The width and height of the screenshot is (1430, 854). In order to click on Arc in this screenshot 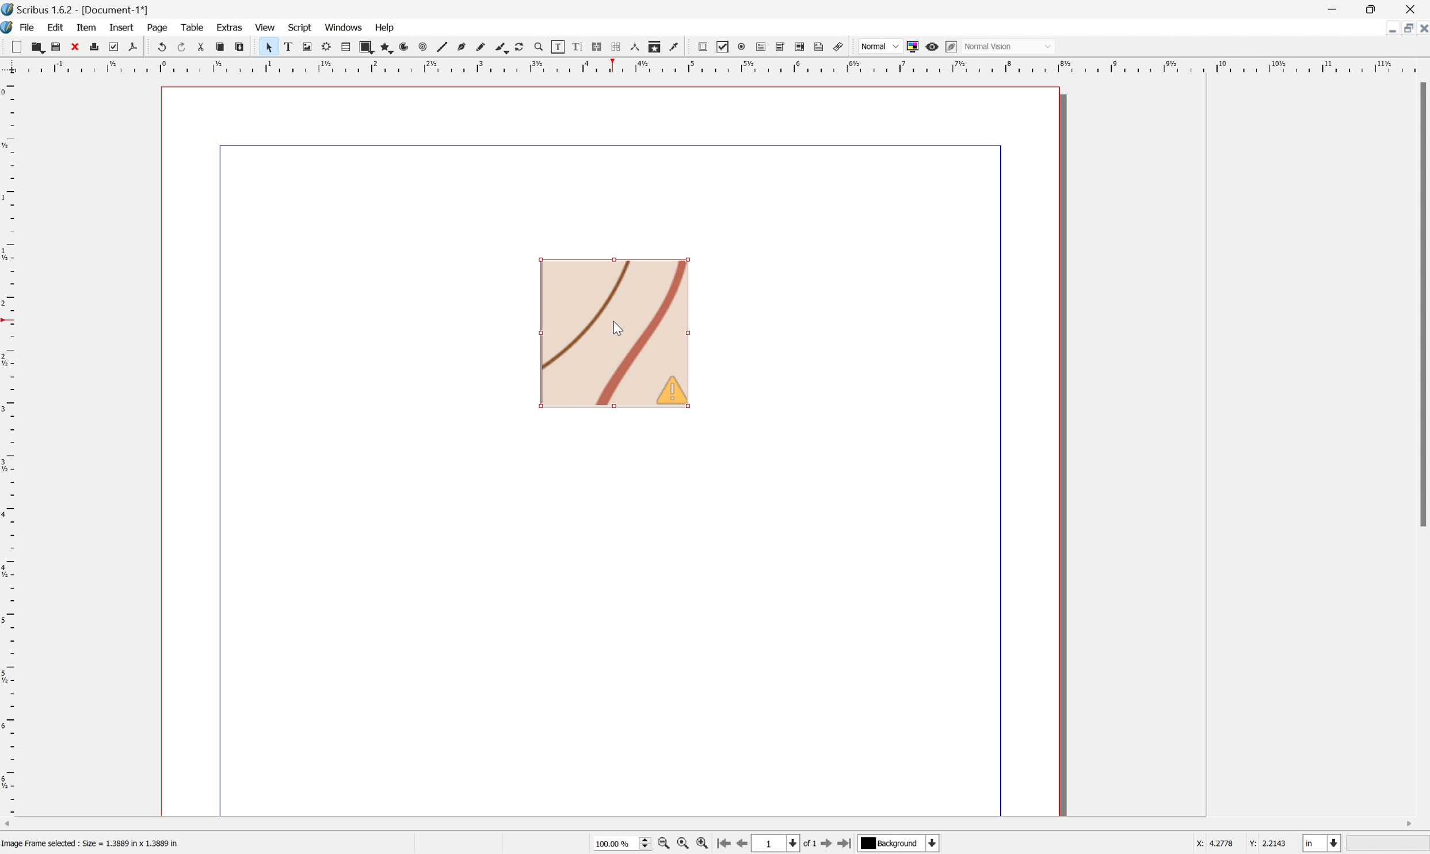, I will do `click(407, 47)`.